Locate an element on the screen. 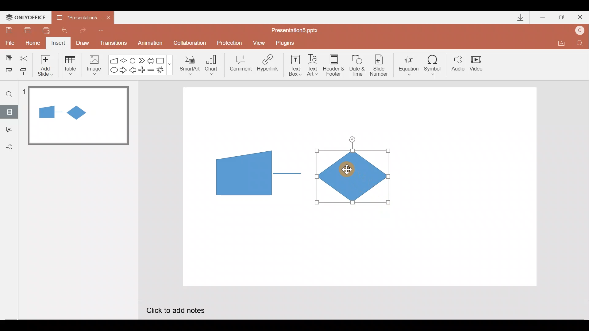  Undo is located at coordinates (66, 30).